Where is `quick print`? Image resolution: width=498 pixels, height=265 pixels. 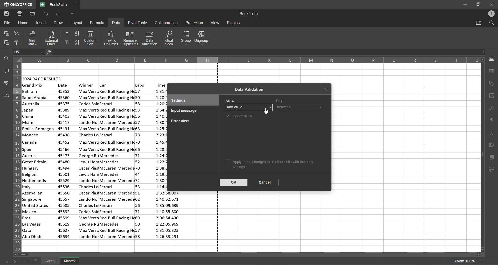
quick print is located at coordinates (32, 14).